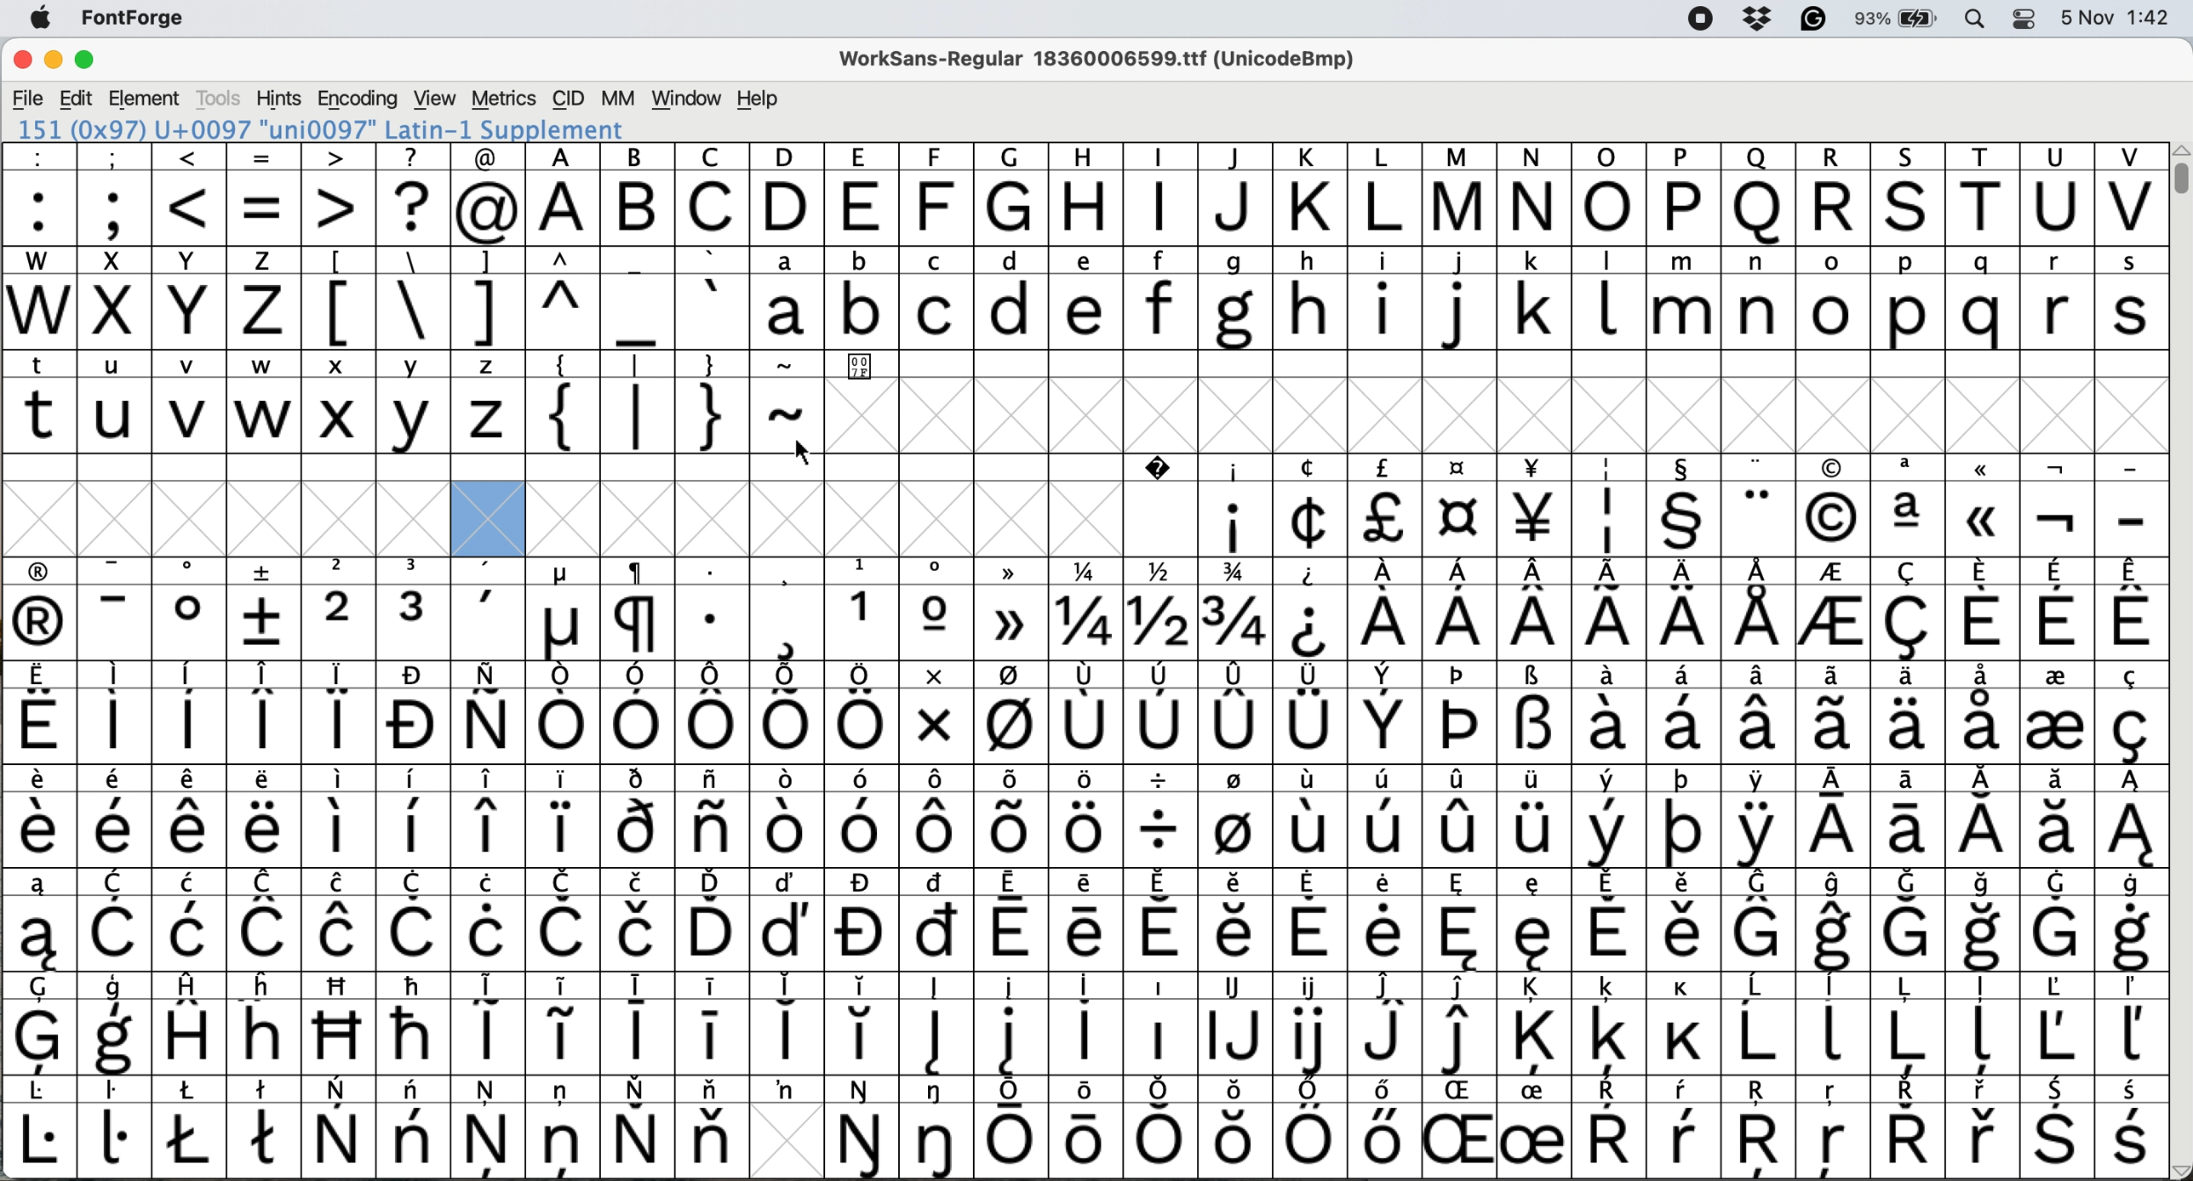  I want to click on symbol, so click(116, 1025).